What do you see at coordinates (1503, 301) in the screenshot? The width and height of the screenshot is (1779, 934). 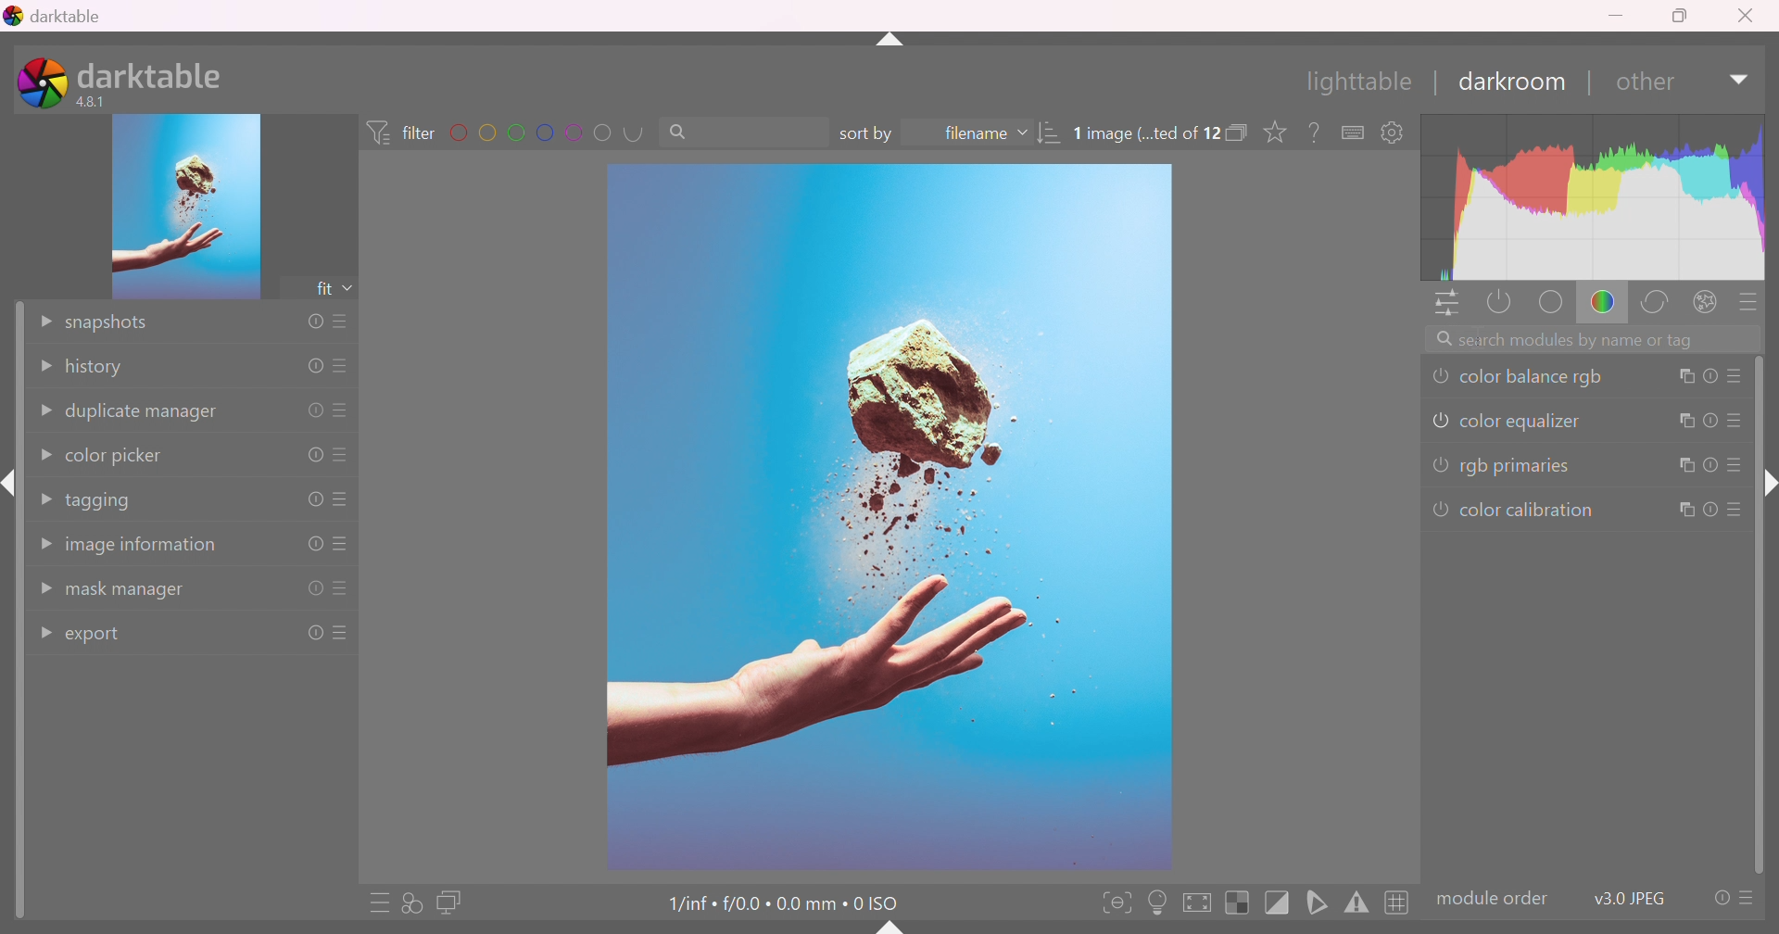 I see `show only active modules` at bounding box center [1503, 301].